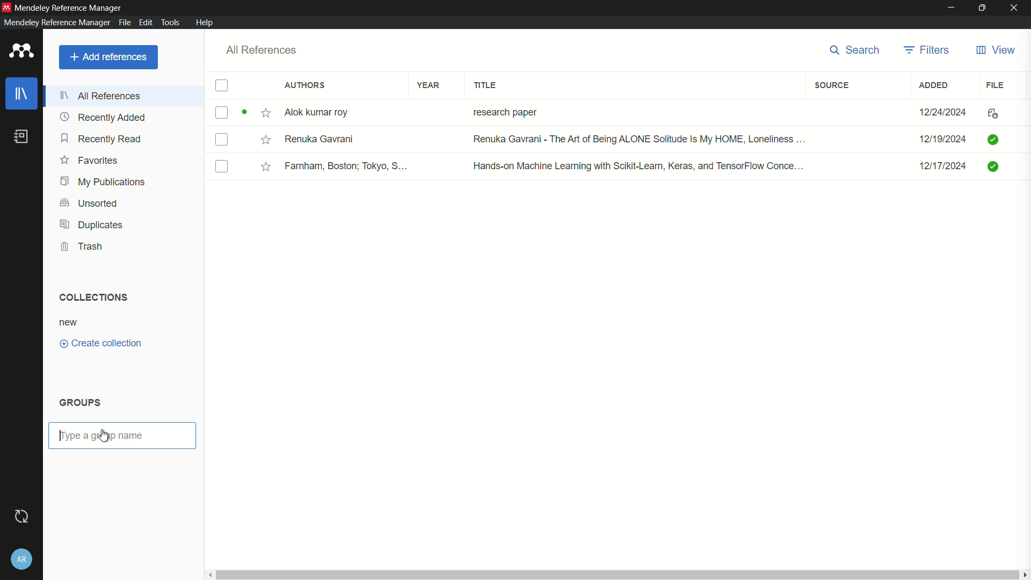  What do you see at coordinates (104, 95) in the screenshot?
I see `all references` at bounding box center [104, 95].